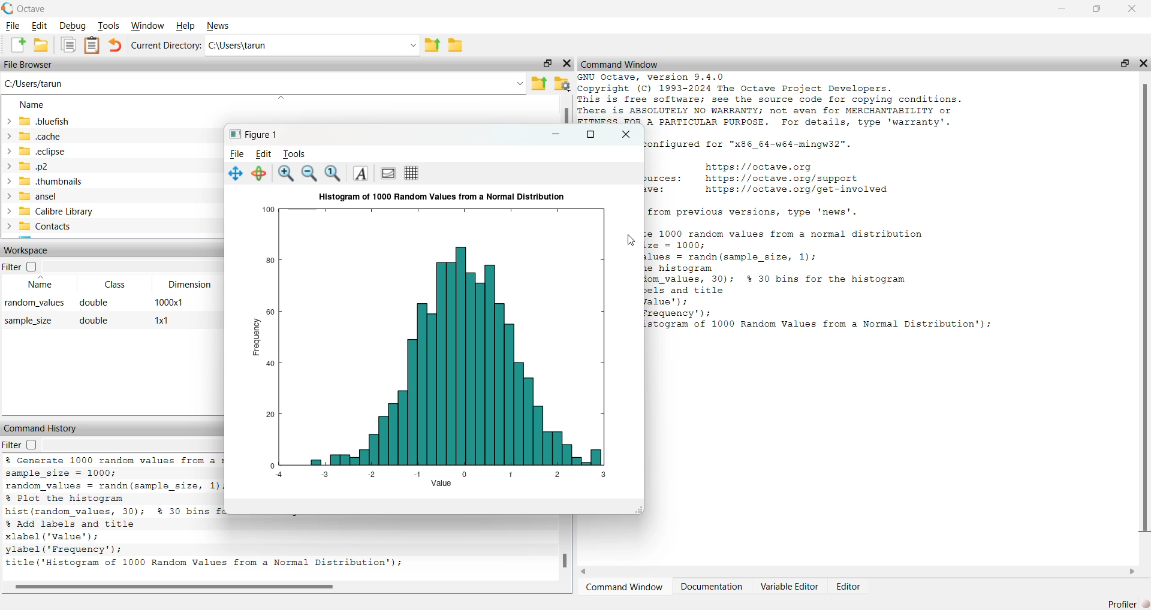  Describe the element at coordinates (34, 303) in the screenshot. I see `random_values` at that location.